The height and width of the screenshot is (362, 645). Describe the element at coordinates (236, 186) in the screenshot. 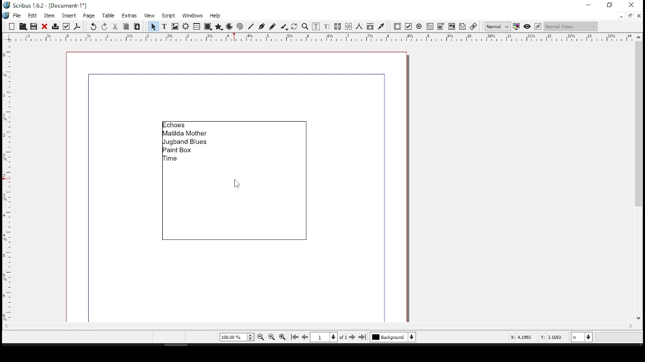

I see `mouse pointer` at that location.